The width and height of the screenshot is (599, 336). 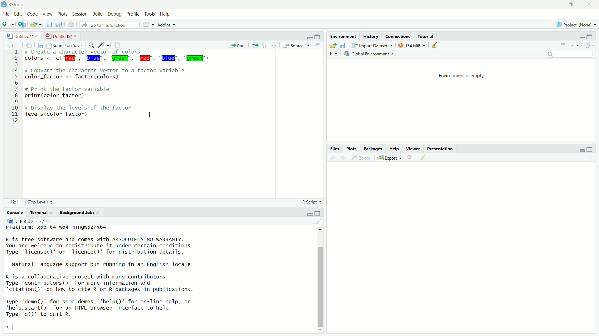 What do you see at coordinates (569, 45) in the screenshot?
I see `list` at bounding box center [569, 45].